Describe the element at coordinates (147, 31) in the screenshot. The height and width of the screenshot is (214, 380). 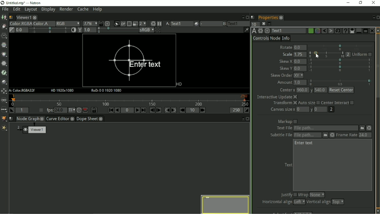
I see `sRGB` at that location.